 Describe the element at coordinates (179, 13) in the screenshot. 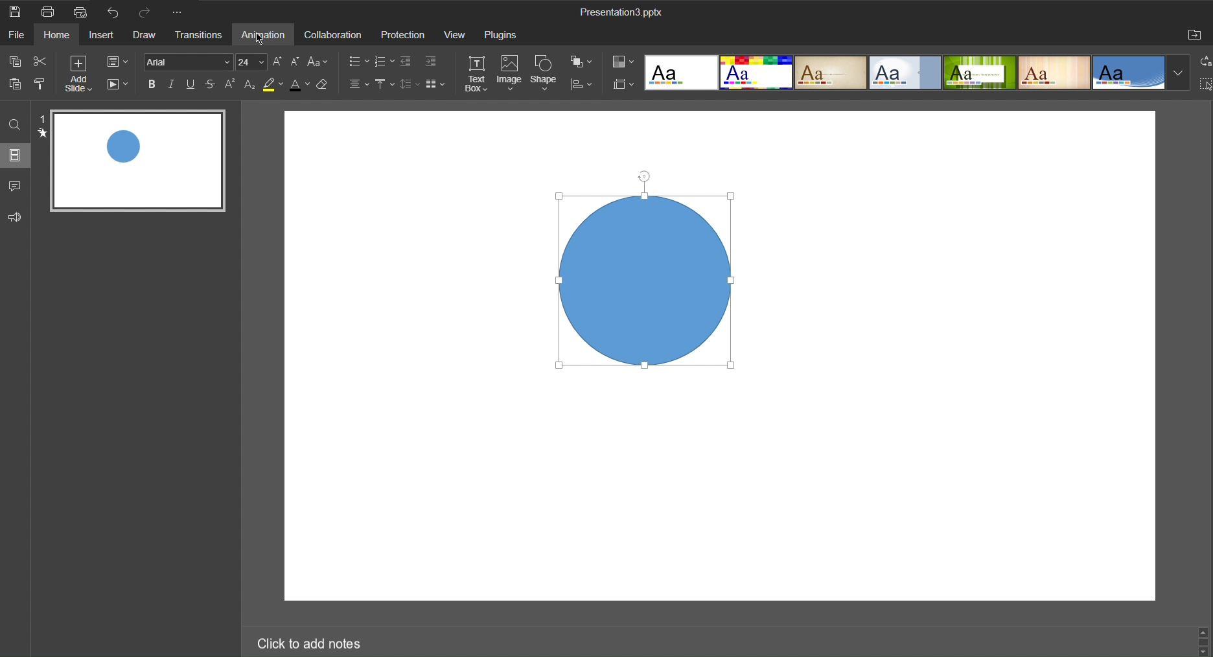

I see `More` at that location.